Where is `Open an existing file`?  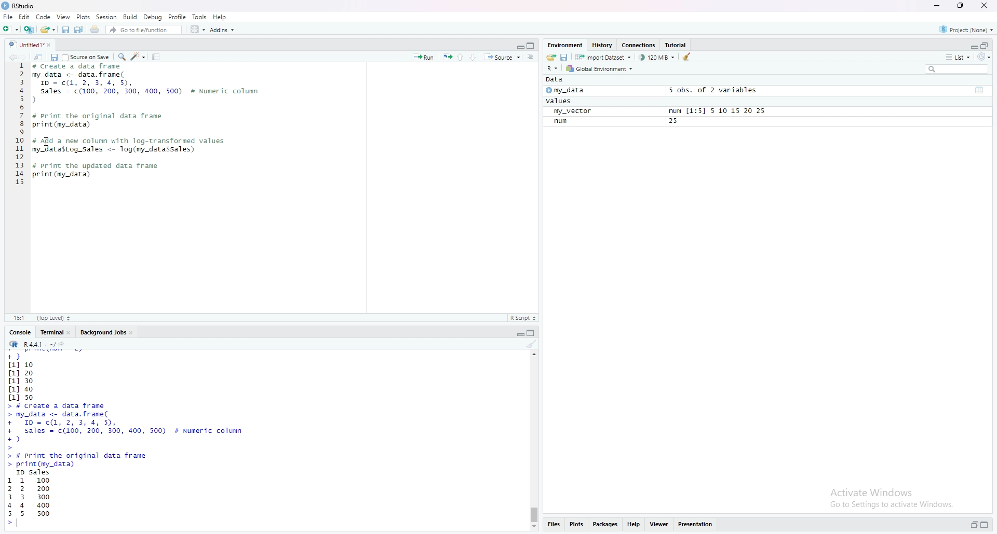
Open an existing file is located at coordinates (48, 30).